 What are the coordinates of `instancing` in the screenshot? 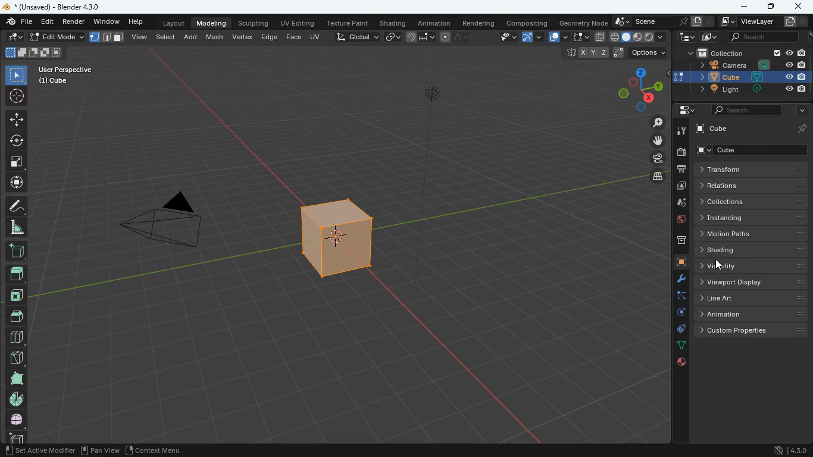 It's located at (748, 218).